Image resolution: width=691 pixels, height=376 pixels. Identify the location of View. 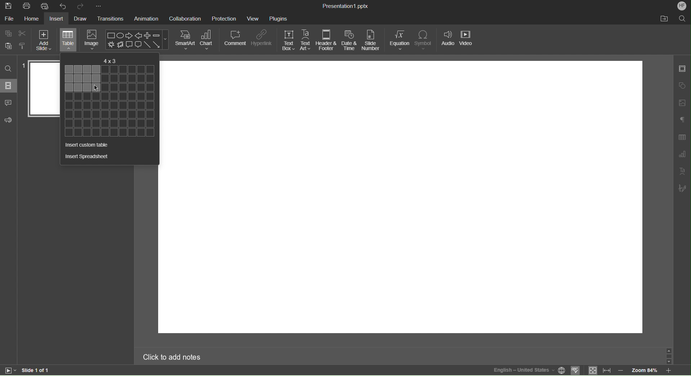
(253, 18).